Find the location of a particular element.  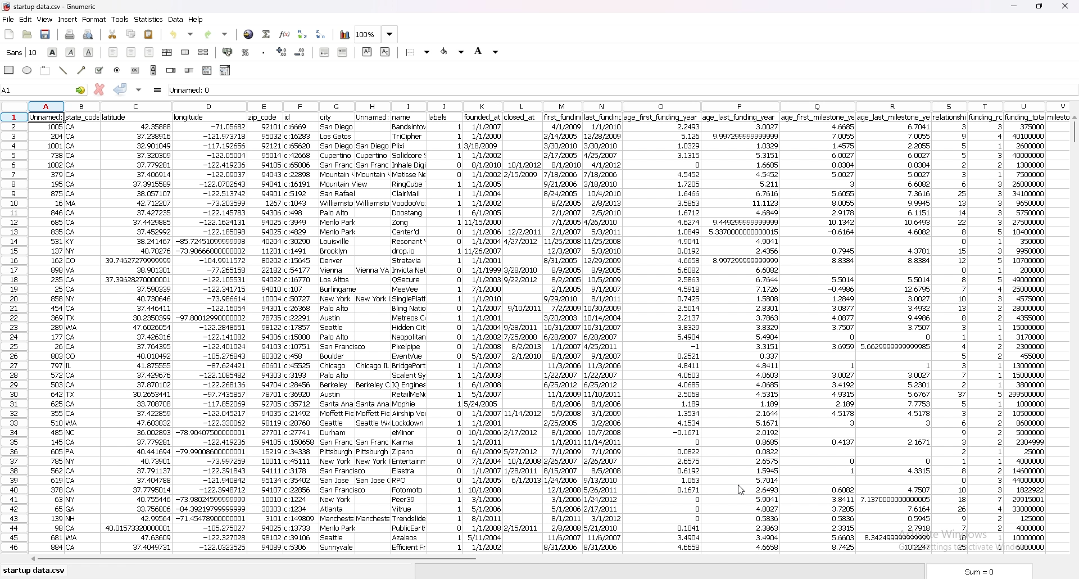

file is located at coordinates (8, 20).